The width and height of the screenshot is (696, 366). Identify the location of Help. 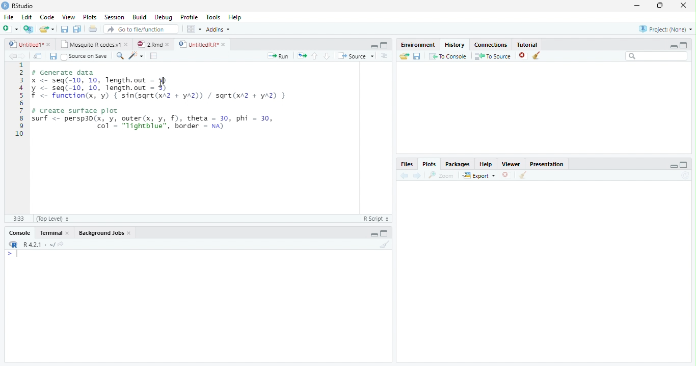
(486, 164).